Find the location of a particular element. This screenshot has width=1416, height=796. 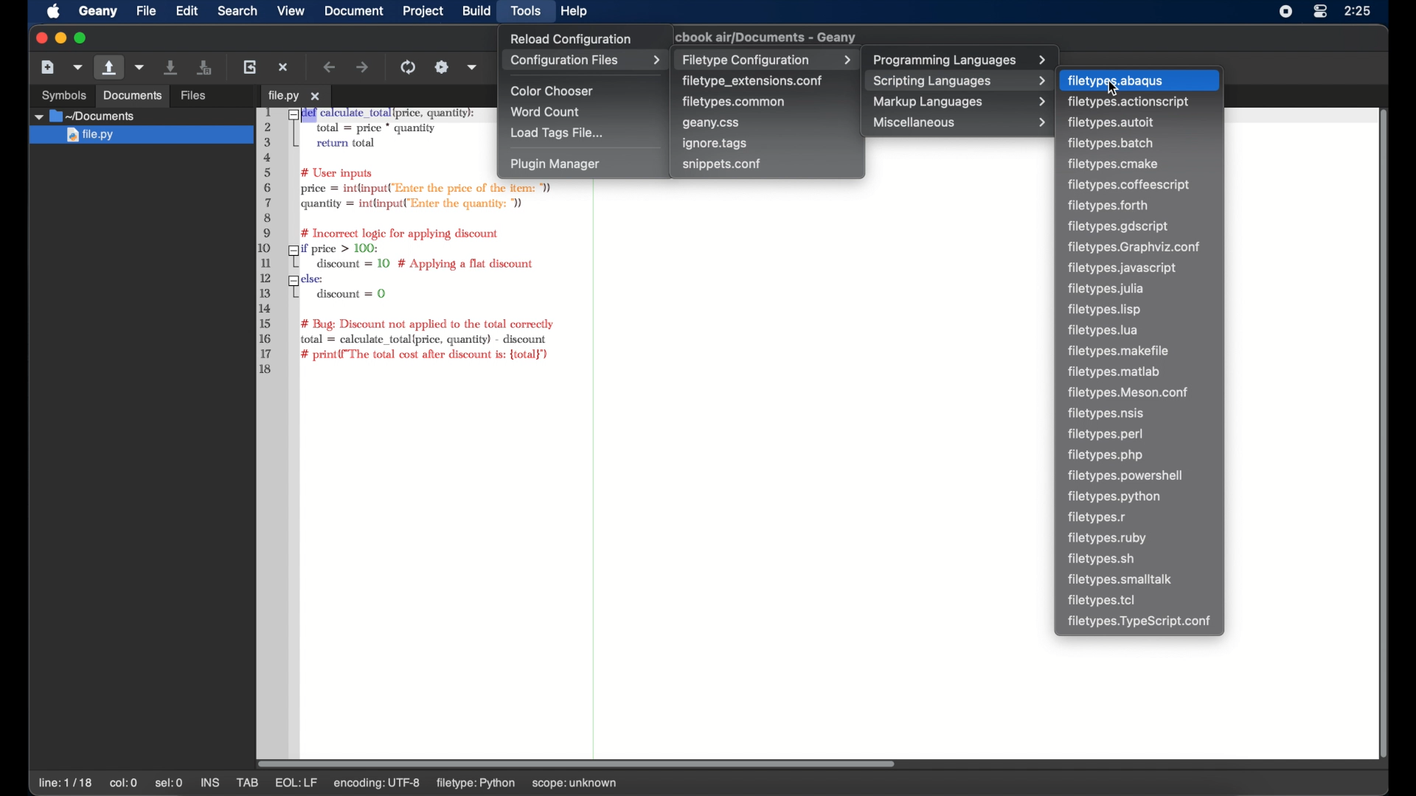

plugin manager is located at coordinates (555, 164).